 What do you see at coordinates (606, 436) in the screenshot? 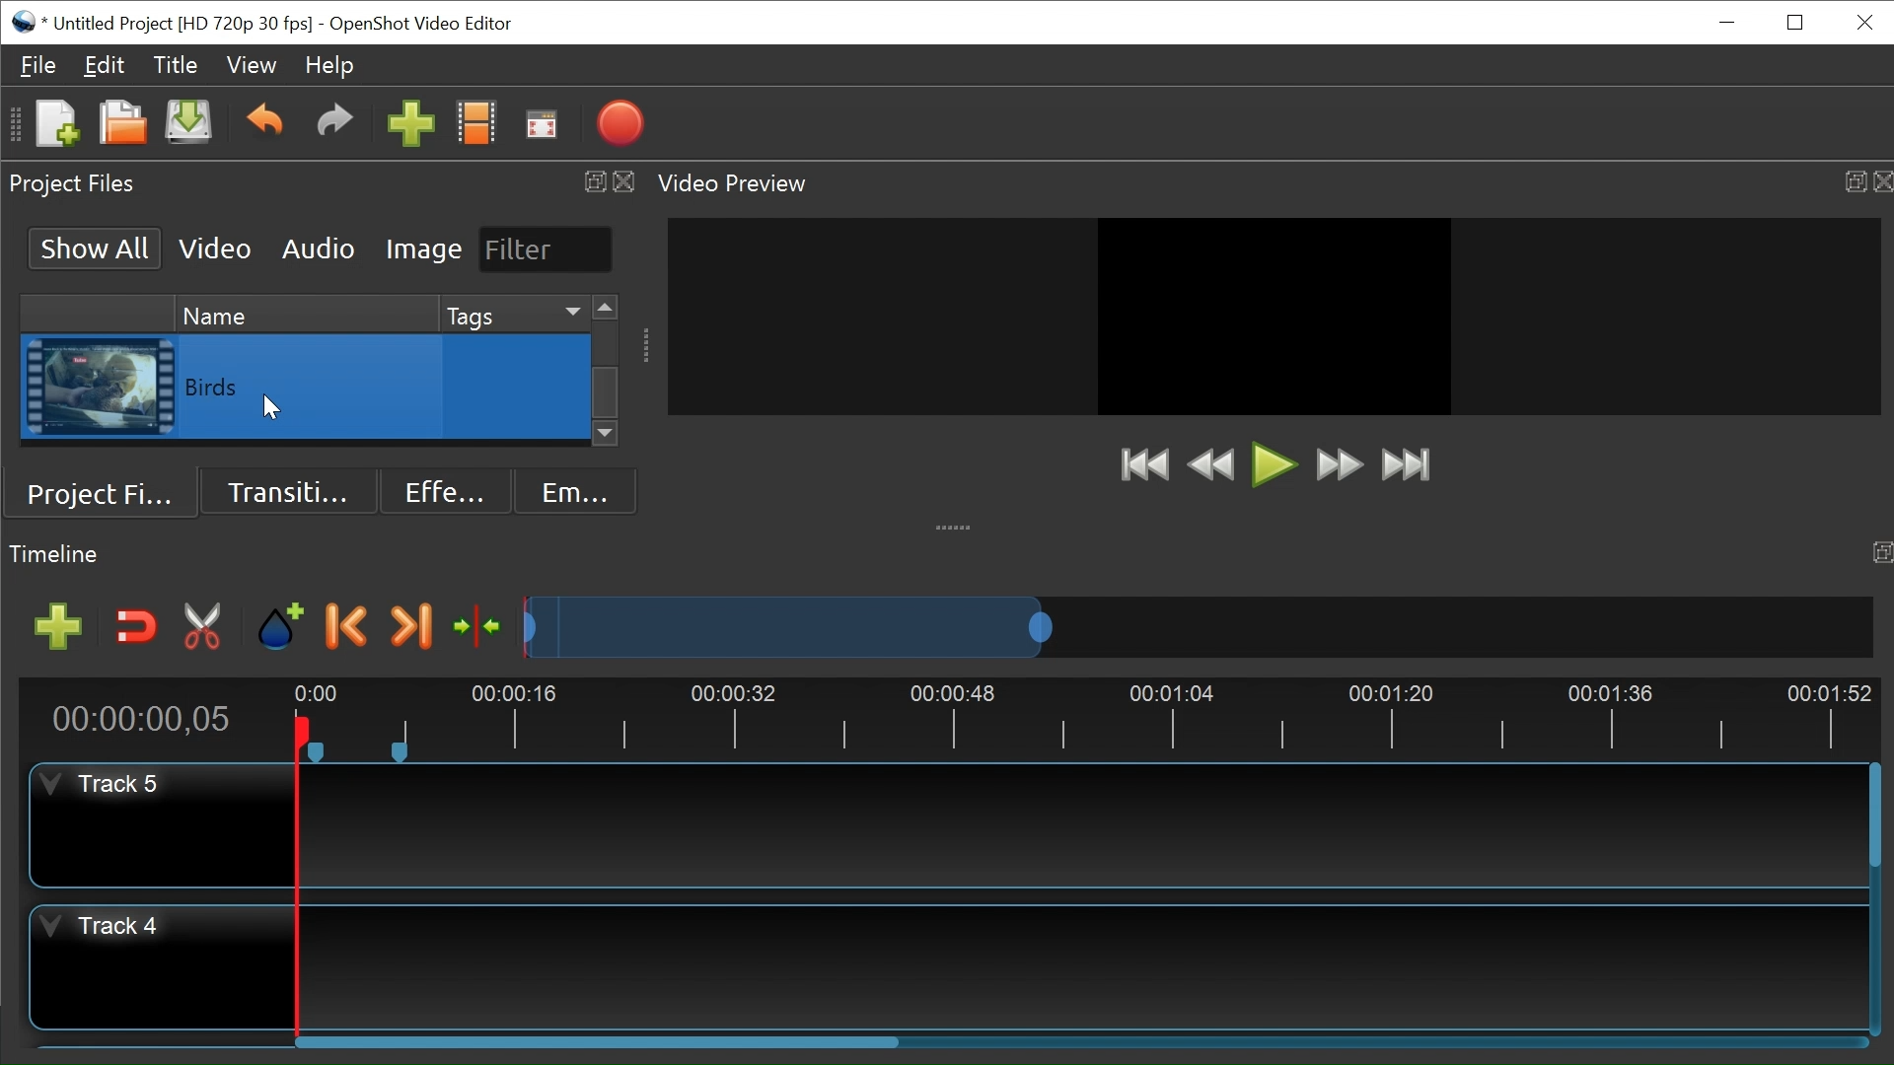
I see `Scroll down` at bounding box center [606, 436].